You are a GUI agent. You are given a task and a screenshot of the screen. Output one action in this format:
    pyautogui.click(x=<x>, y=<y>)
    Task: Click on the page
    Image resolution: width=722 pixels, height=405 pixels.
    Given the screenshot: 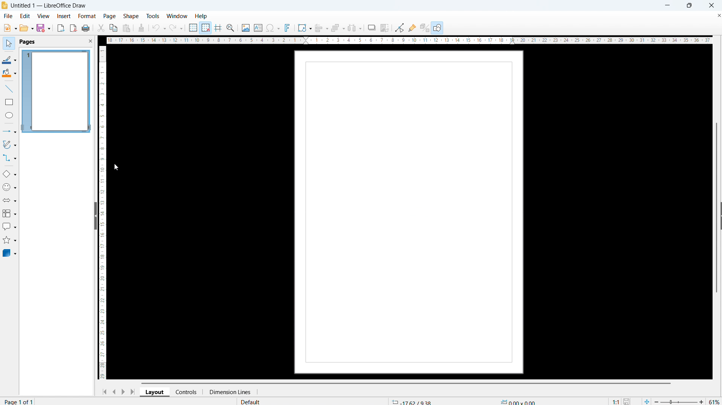 What is the action you would take?
    pyautogui.click(x=110, y=16)
    